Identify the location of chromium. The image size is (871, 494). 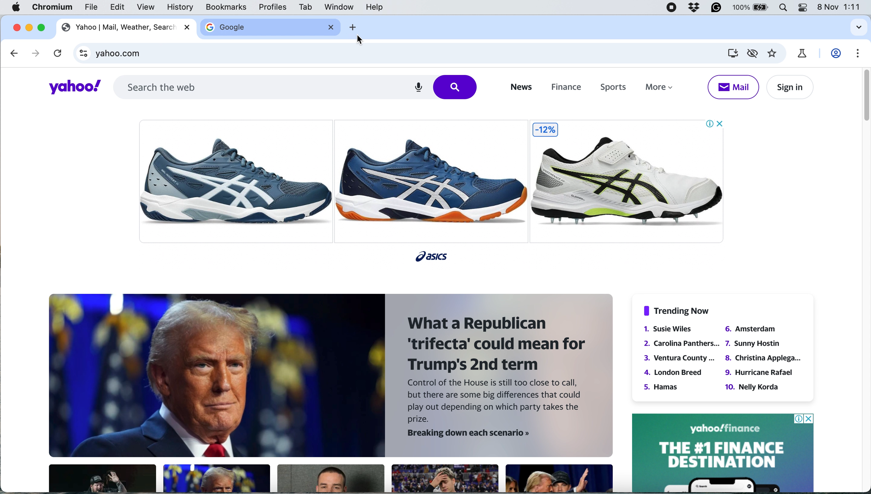
(53, 7).